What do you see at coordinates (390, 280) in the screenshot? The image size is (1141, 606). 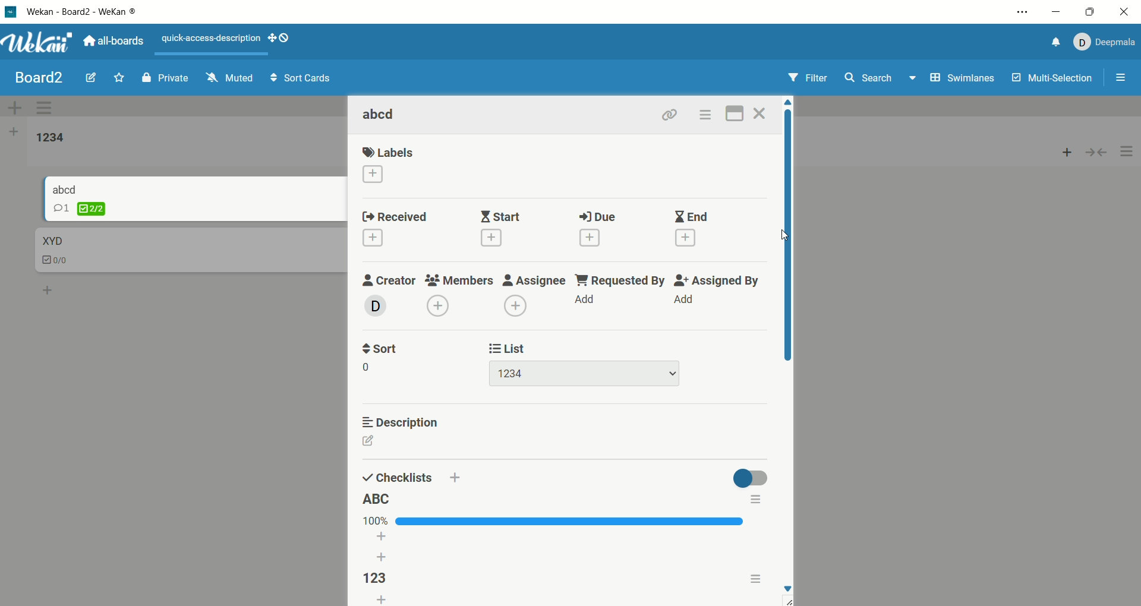 I see `creator` at bounding box center [390, 280].